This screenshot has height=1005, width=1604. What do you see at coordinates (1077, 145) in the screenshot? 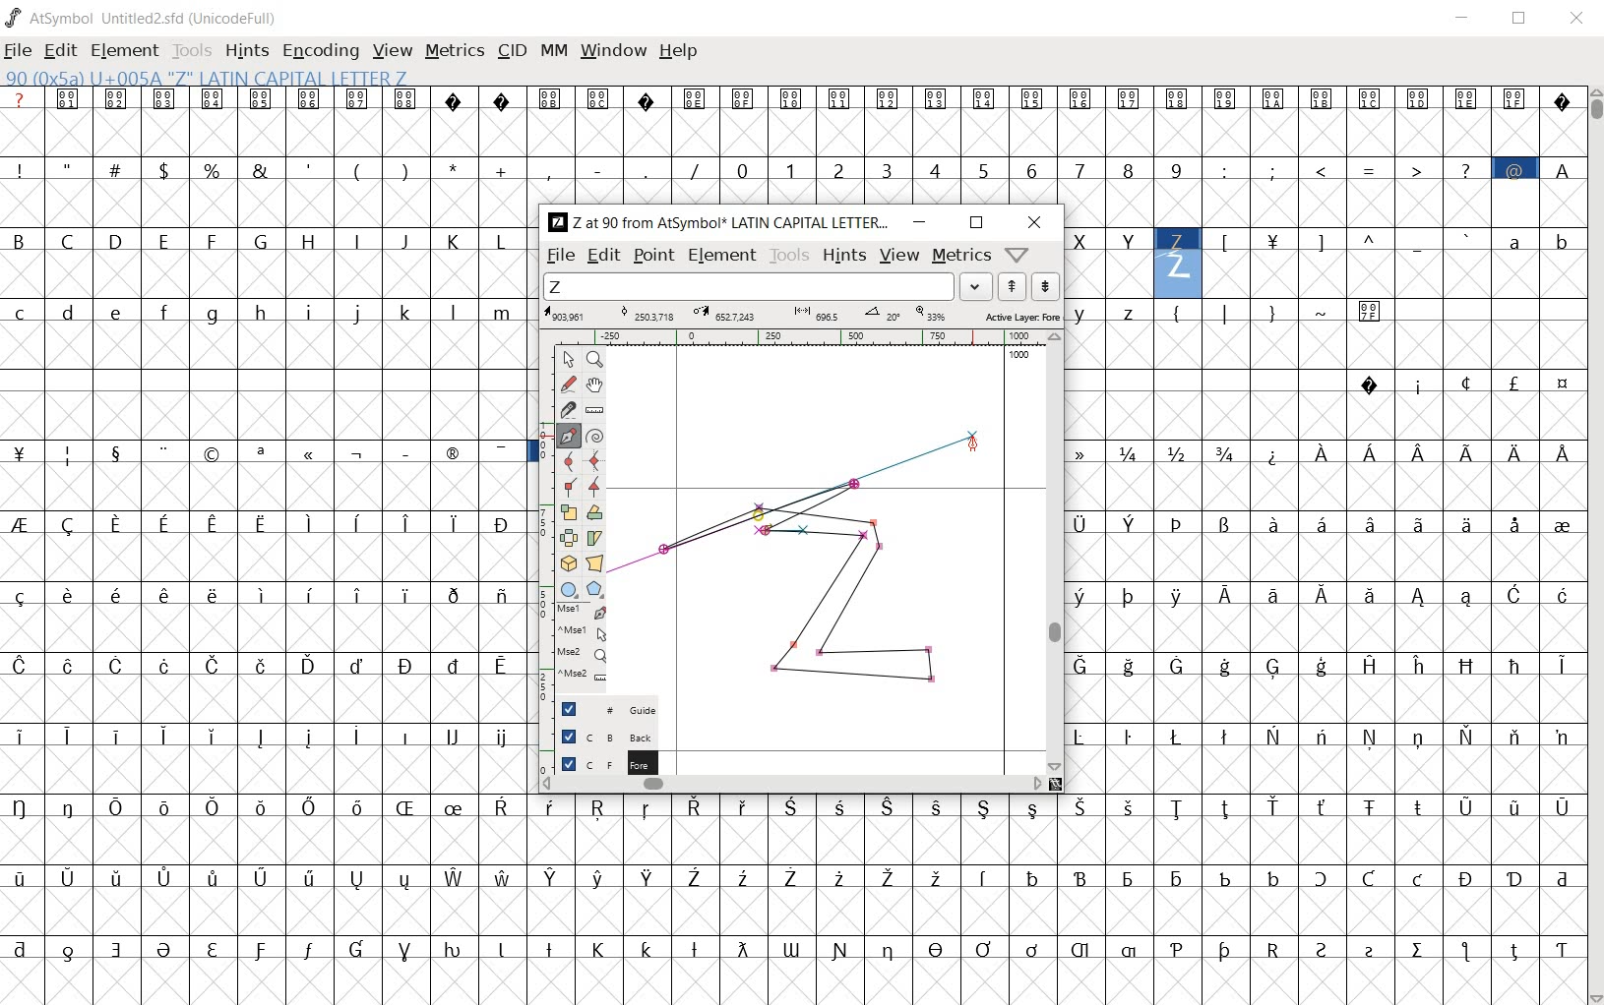
I see `glyph characters` at bounding box center [1077, 145].